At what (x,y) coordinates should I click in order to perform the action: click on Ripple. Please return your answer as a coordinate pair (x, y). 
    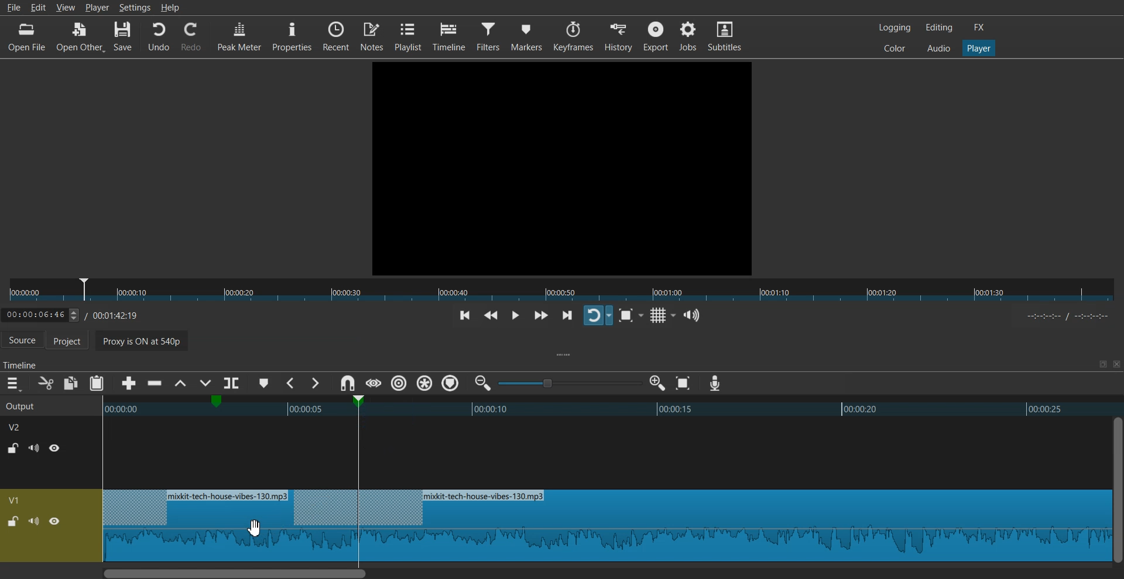
    Looking at the image, I should click on (399, 383).